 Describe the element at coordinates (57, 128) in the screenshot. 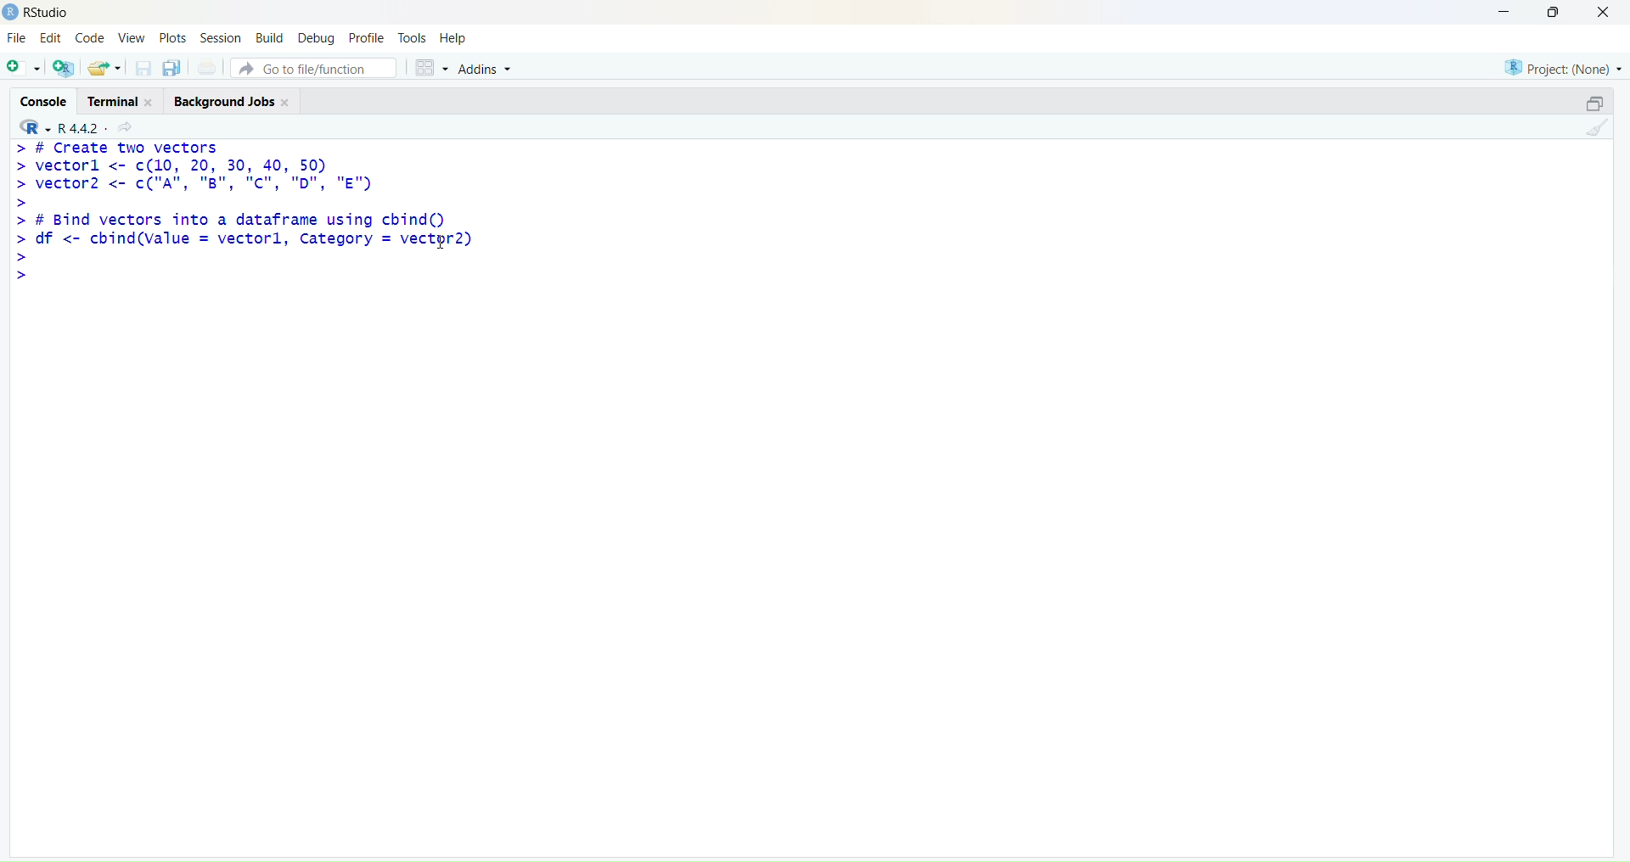

I see ` R 4.4.2` at that location.